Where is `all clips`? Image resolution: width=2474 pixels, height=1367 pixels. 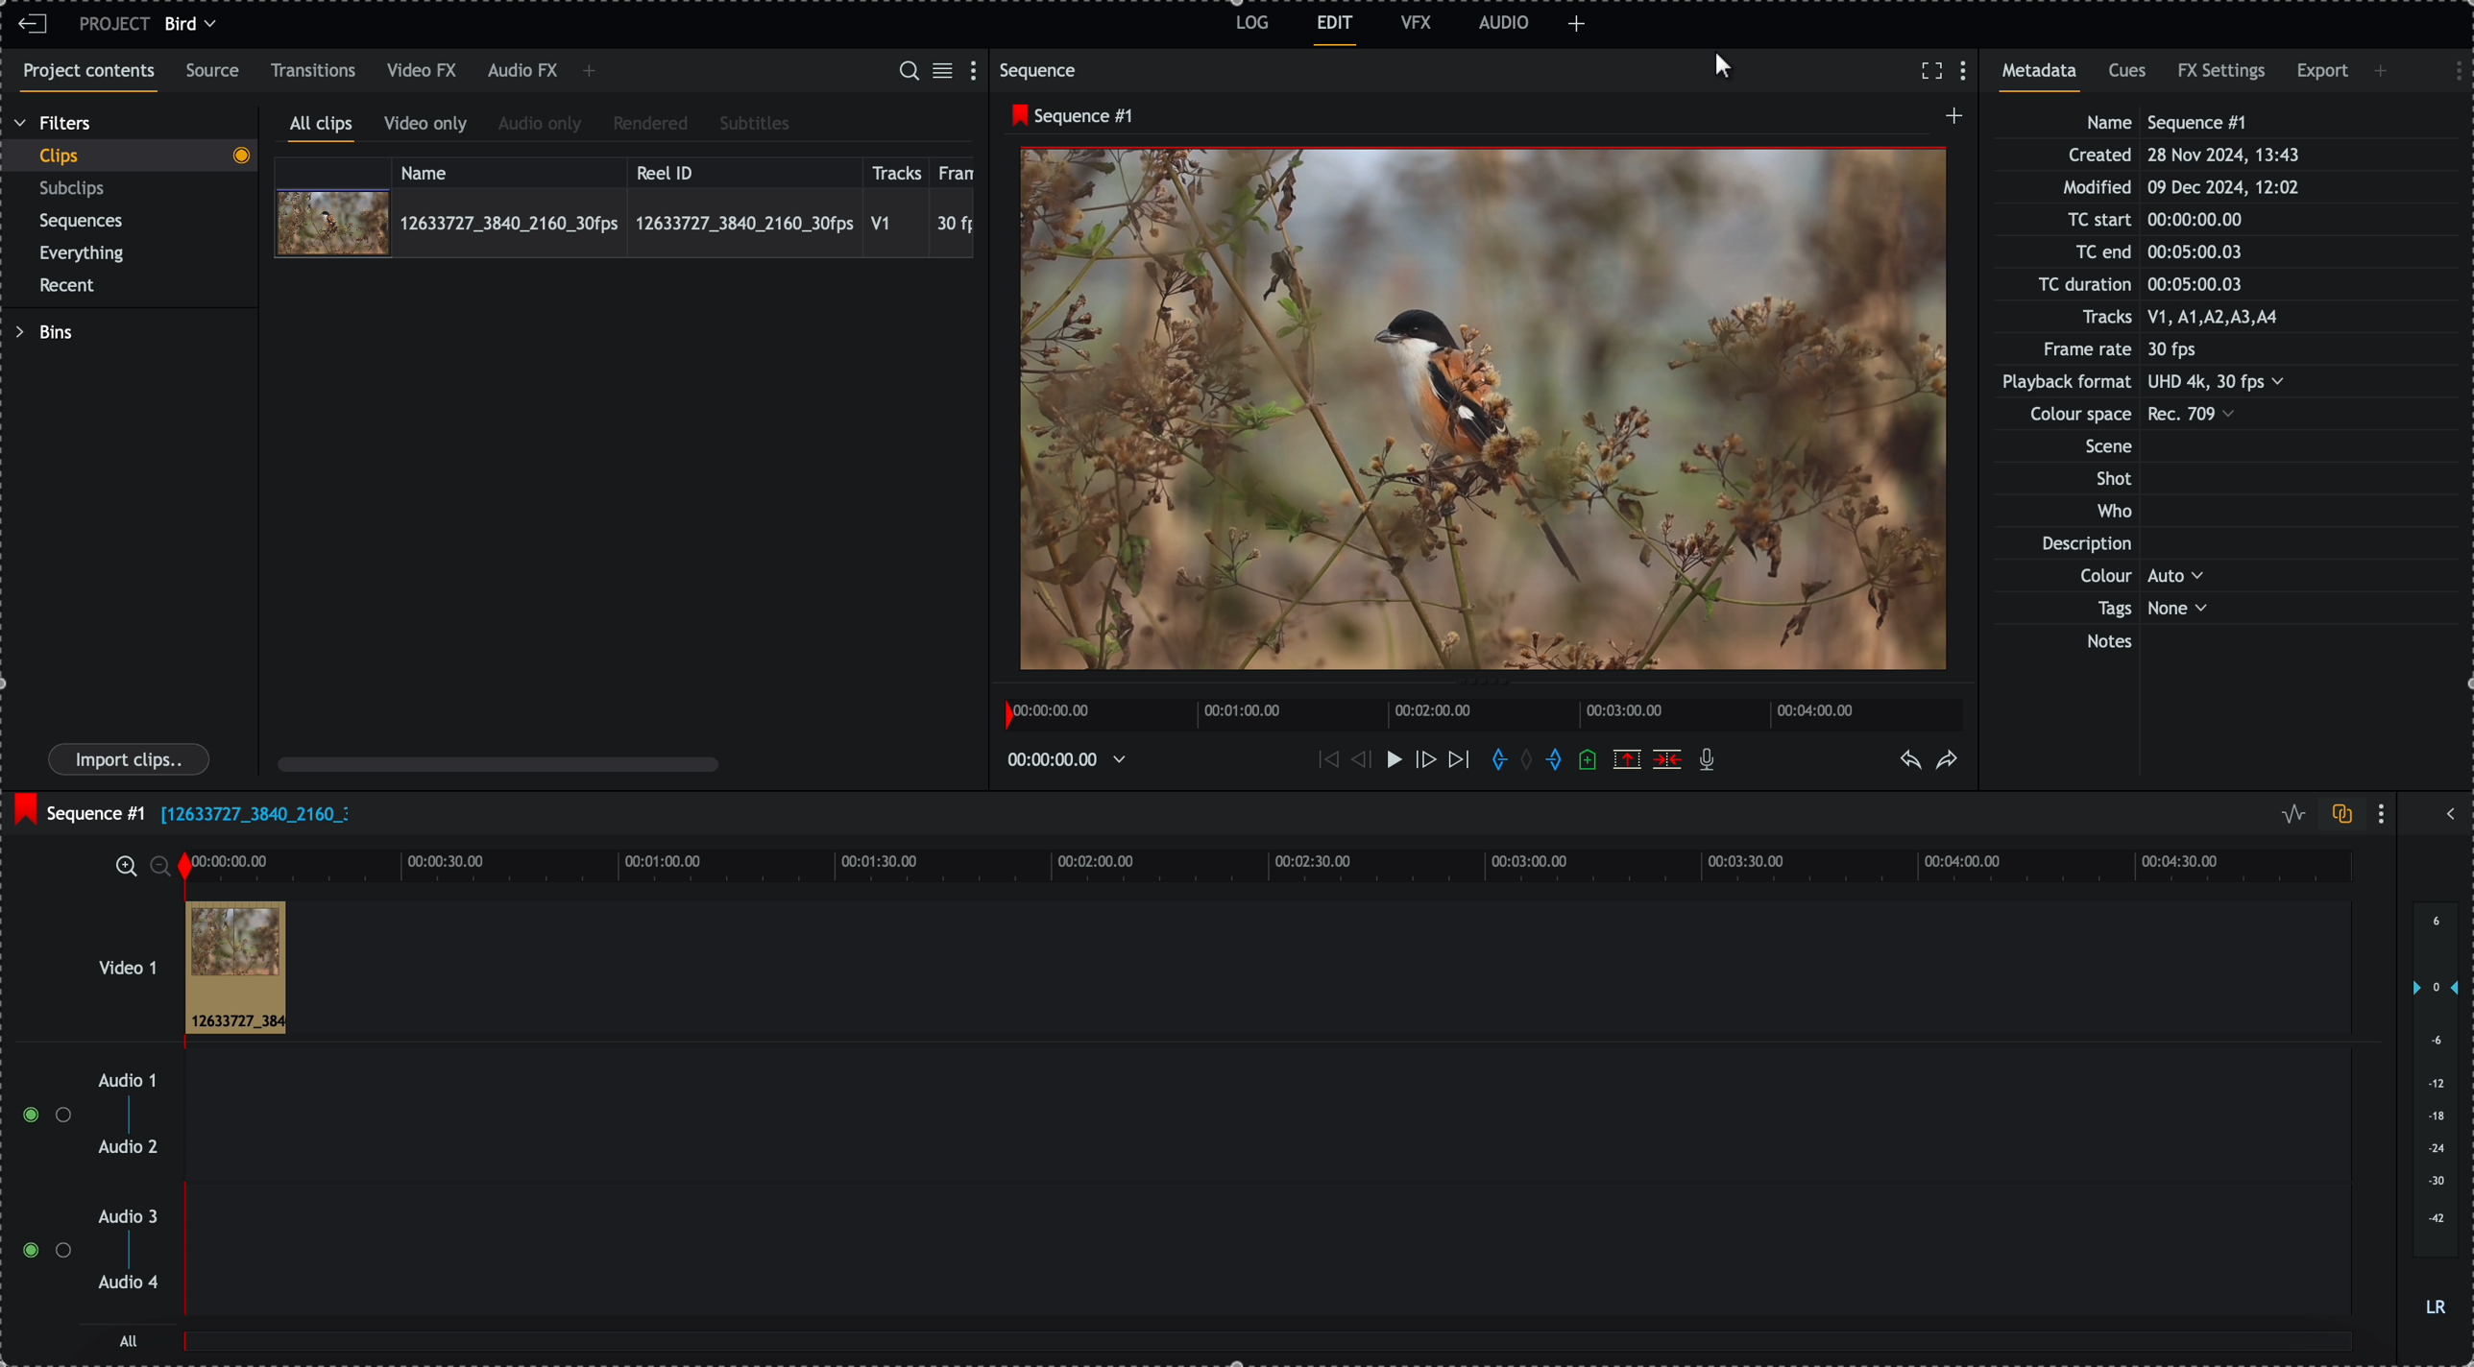 all clips is located at coordinates (322, 128).